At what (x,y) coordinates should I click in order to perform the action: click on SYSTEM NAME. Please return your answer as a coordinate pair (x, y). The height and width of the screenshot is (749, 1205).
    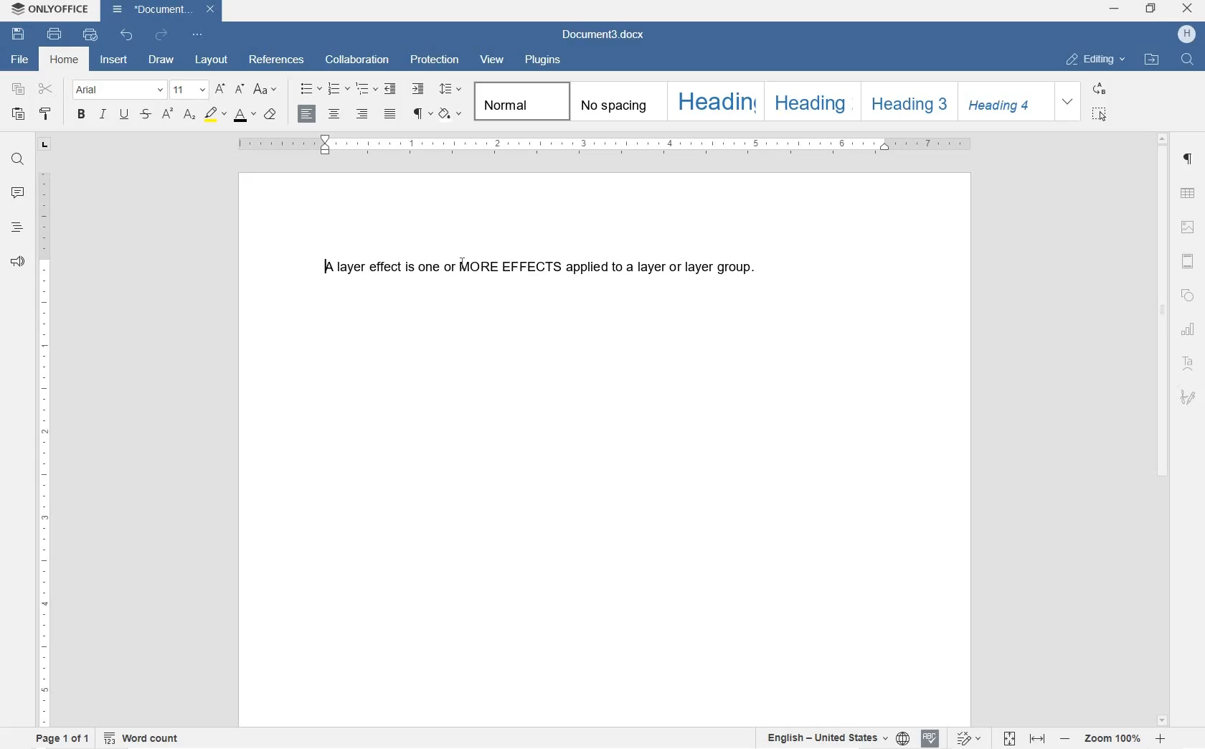
    Looking at the image, I should click on (50, 7).